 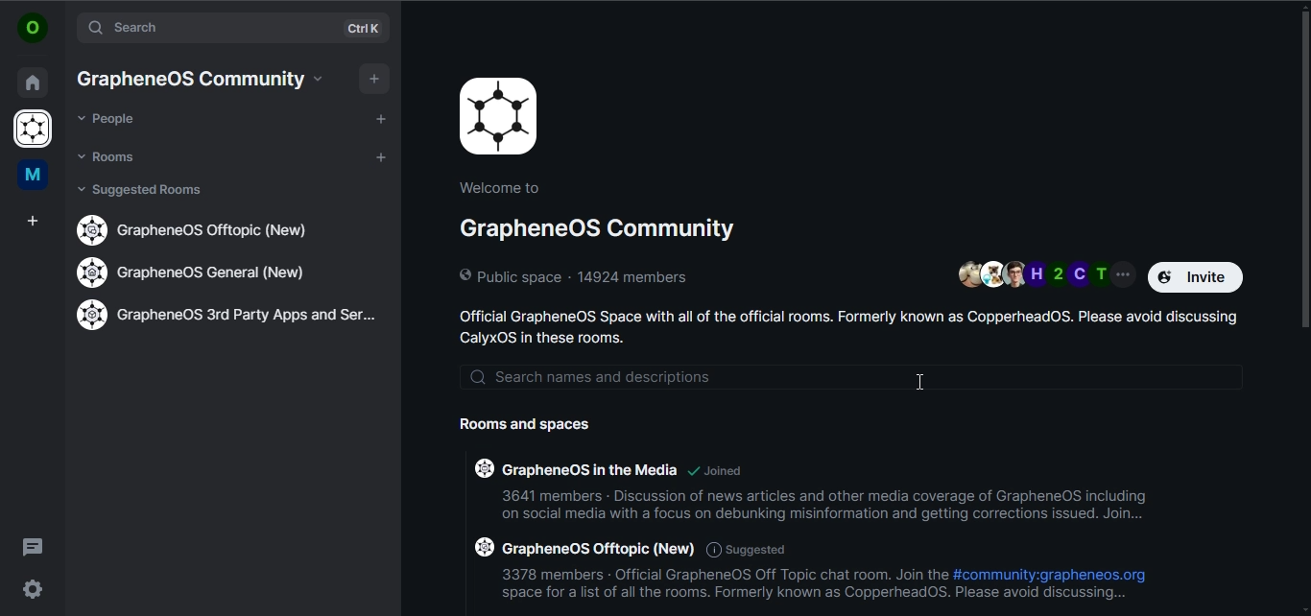 What do you see at coordinates (197, 229) in the screenshot?
I see `grapheneOS offtopic(New)` at bounding box center [197, 229].